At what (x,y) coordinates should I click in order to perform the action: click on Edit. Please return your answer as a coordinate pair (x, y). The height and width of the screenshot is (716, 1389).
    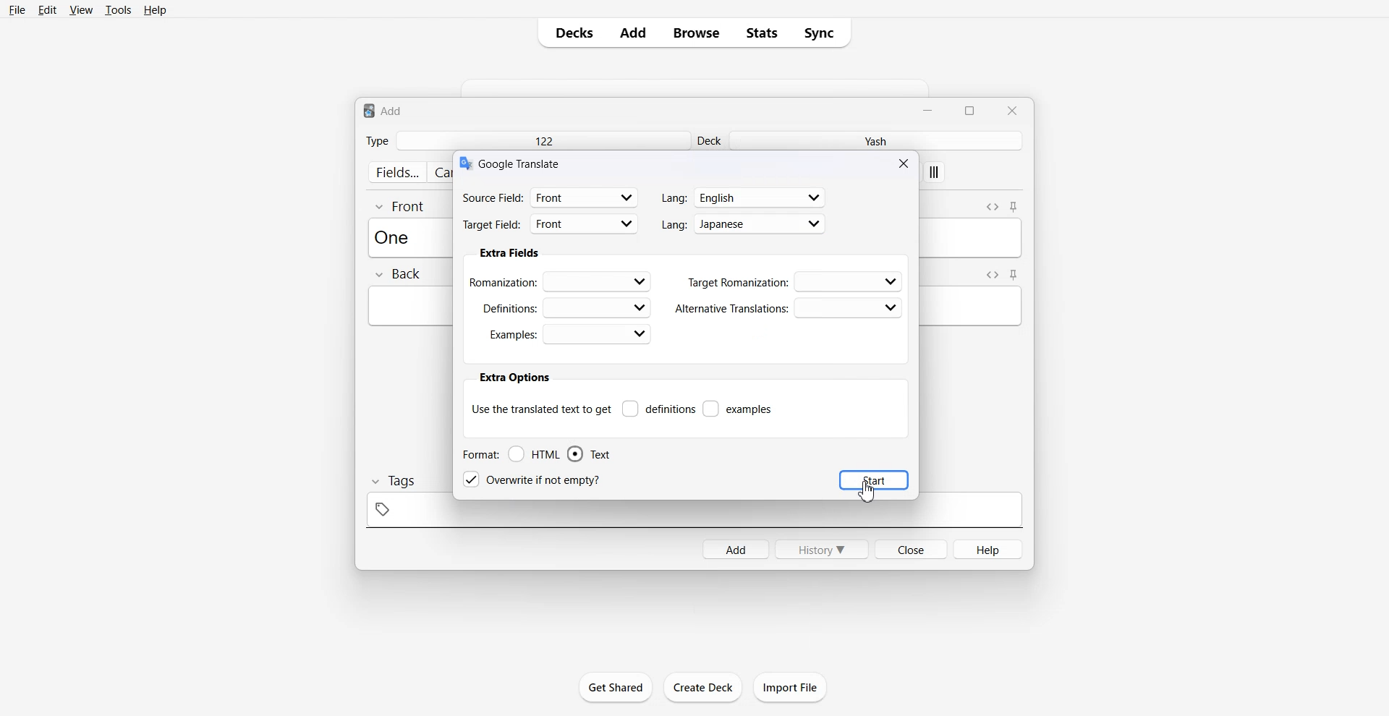
    Looking at the image, I should click on (47, 9).